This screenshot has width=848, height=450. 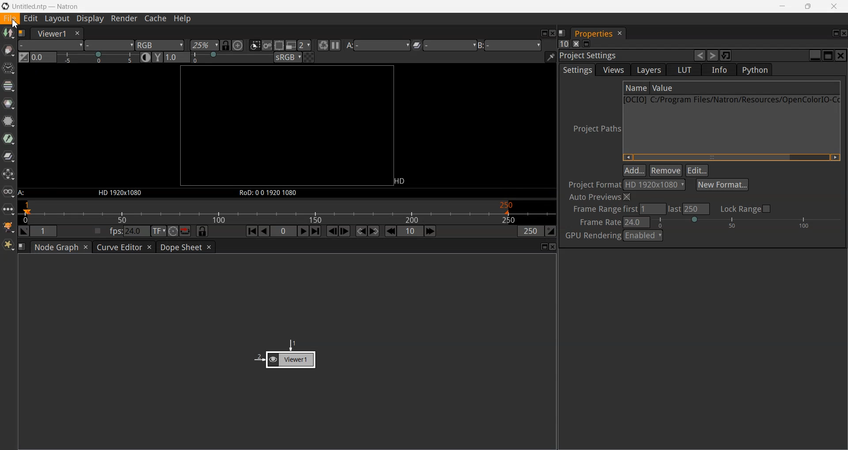 What do you see at coordinates (131, 231) in the screenshot?
I see `Manual edit fps` at bounding box center [131, 231].